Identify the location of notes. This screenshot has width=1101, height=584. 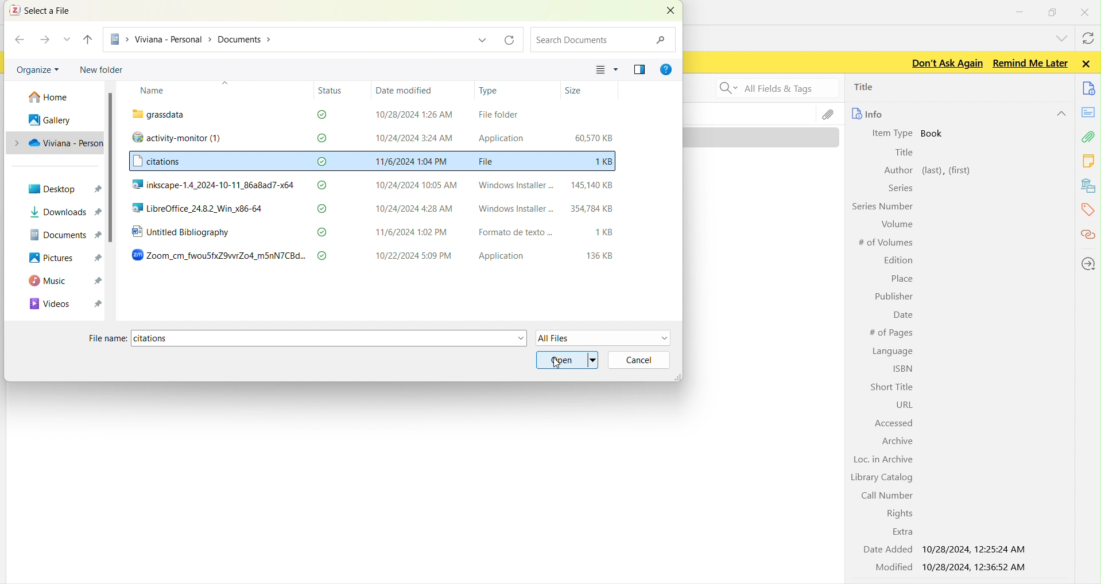
(1089, 111).